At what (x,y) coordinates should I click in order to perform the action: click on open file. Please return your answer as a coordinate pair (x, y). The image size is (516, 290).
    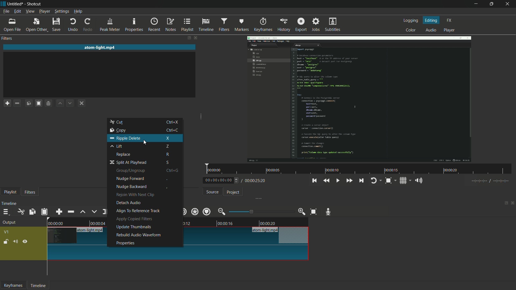
    Looking at the image, I should click on (12, 25).